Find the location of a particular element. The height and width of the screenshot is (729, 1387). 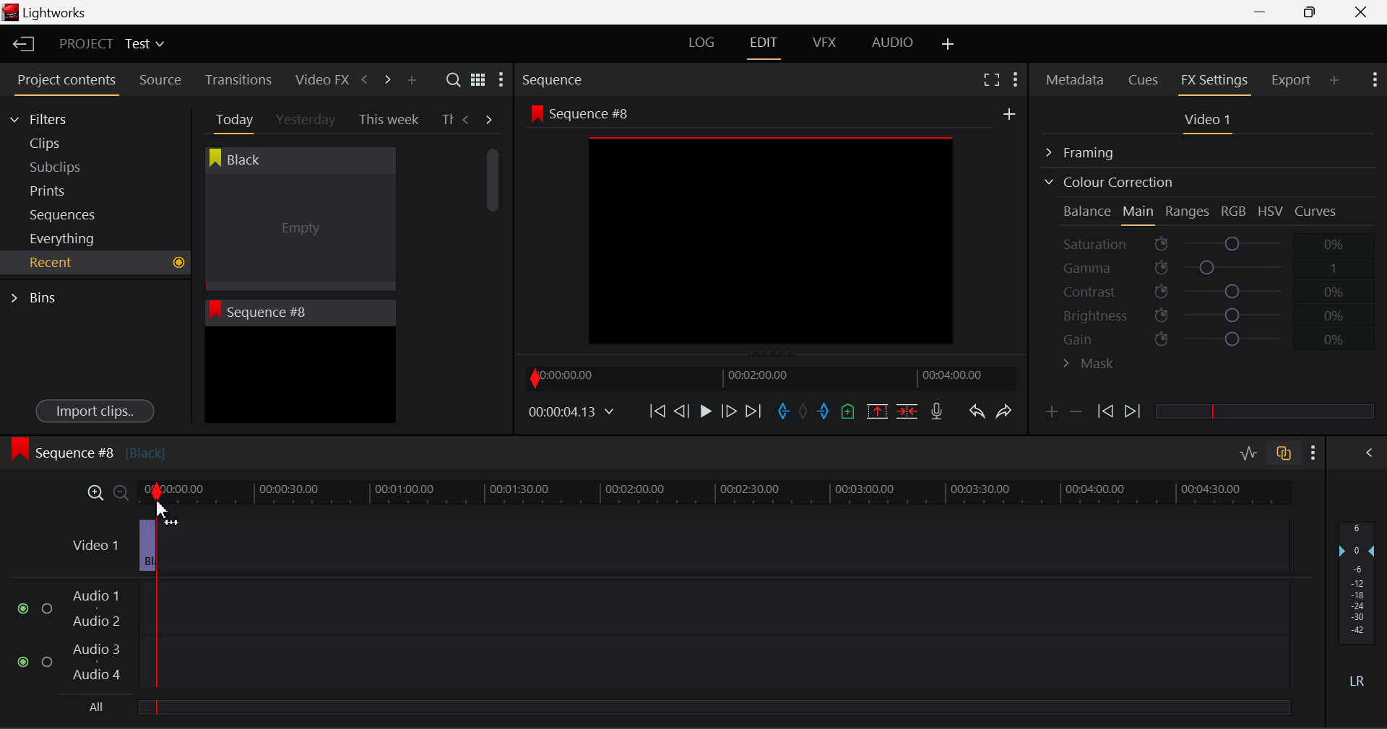

Prints is located at coordinates (68, 188).